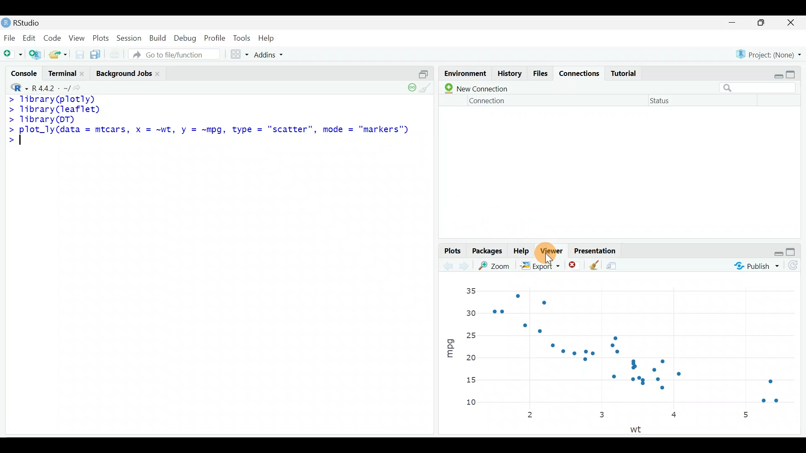 The image size is (806, 453). I want to click on Connection, so click(486, 102).